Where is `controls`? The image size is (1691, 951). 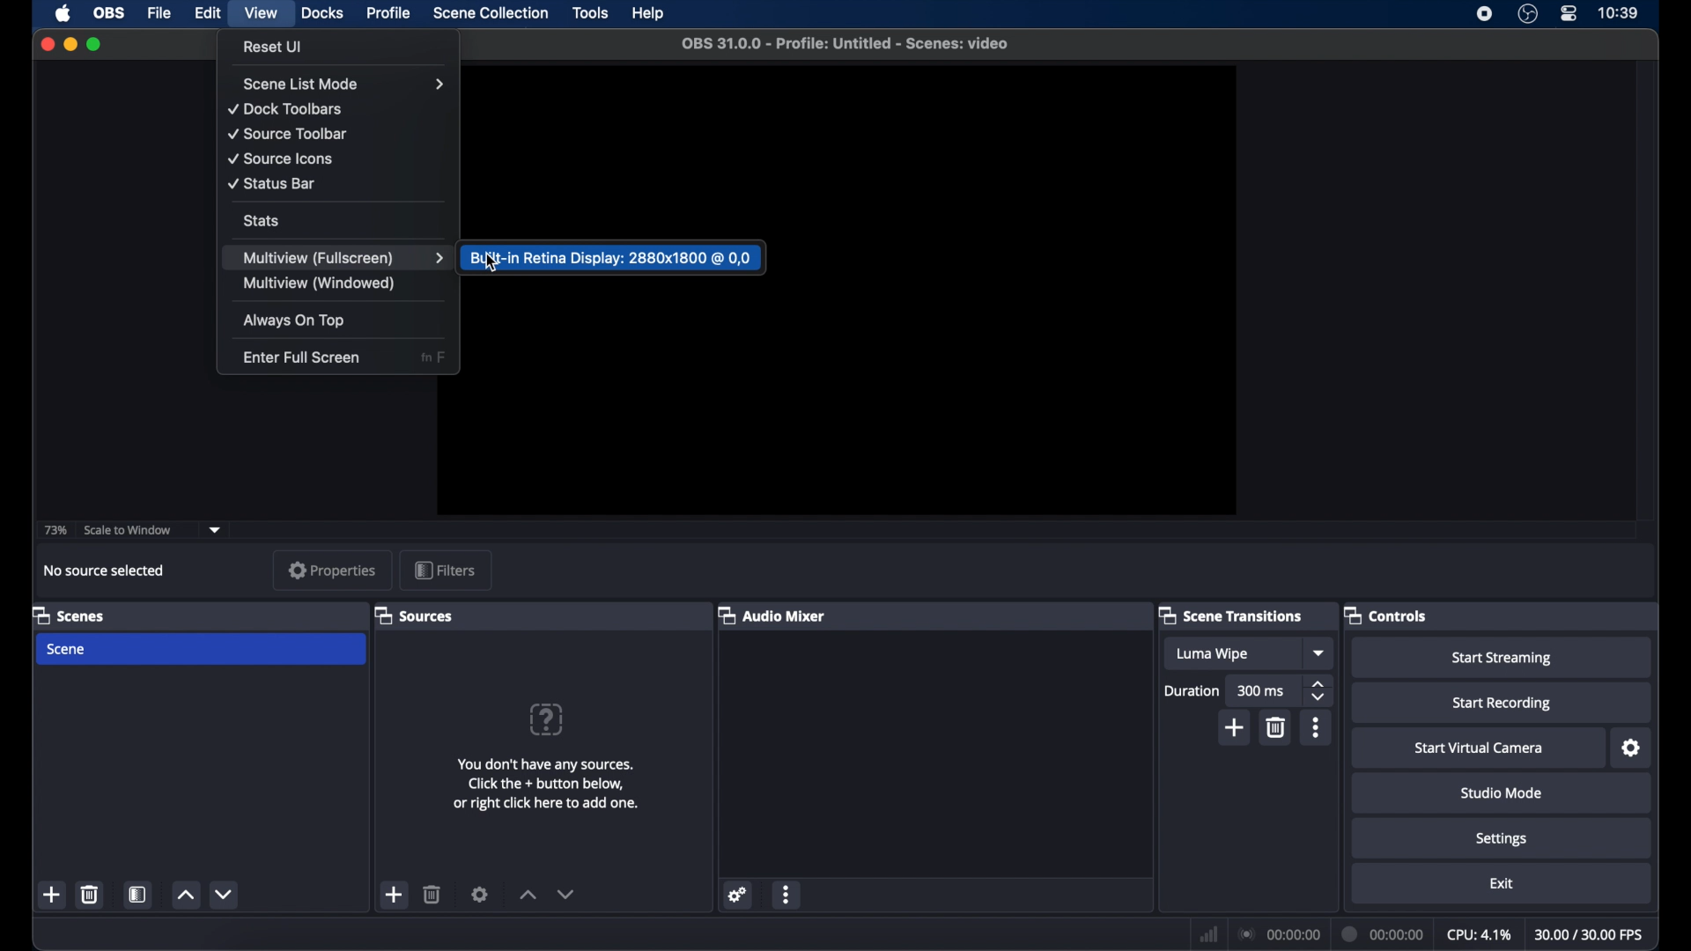
controls is located at coordinates (1385, 615).